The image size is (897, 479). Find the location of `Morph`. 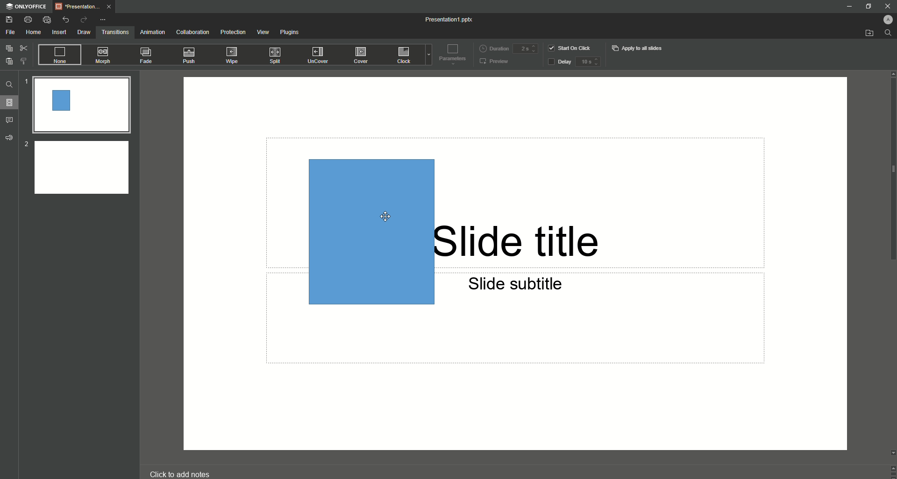

Morph is located at coordinates (106, 56).